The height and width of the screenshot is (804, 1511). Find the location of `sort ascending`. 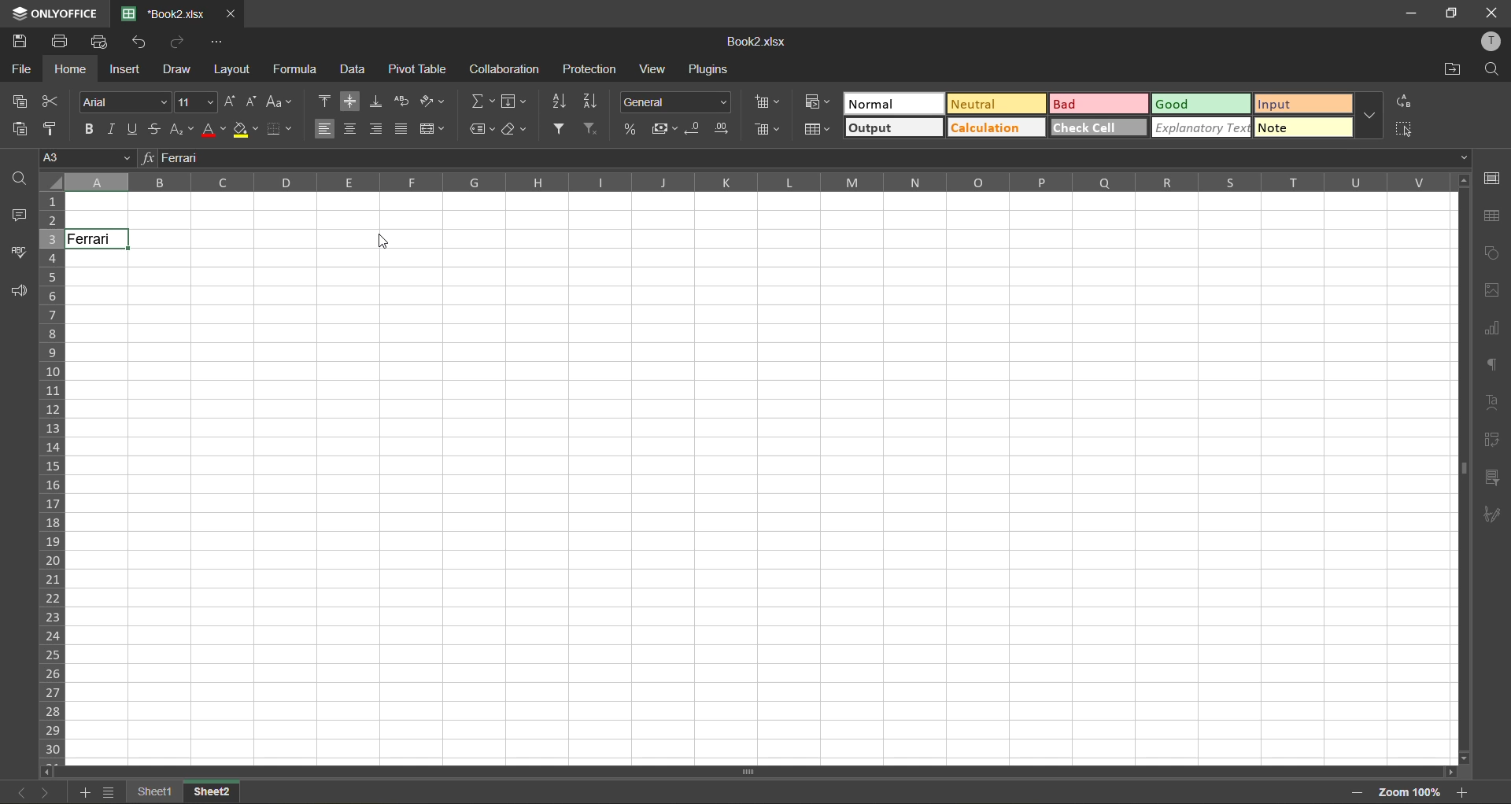

sort ascending is located at coordinates (560, 101).